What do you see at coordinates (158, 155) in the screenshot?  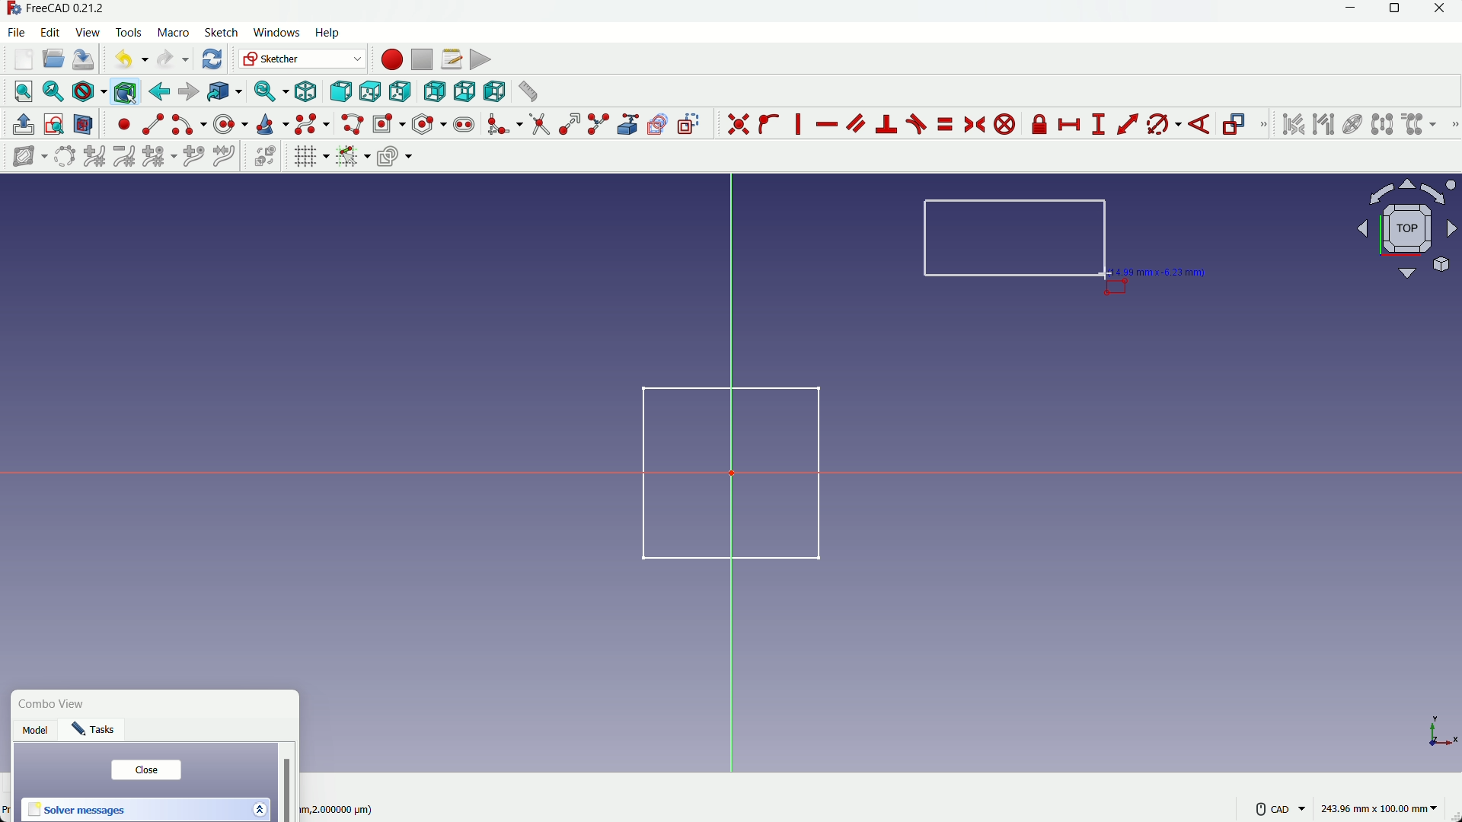 I see `modify knot multiplicity` at bounding box center [158, 155].